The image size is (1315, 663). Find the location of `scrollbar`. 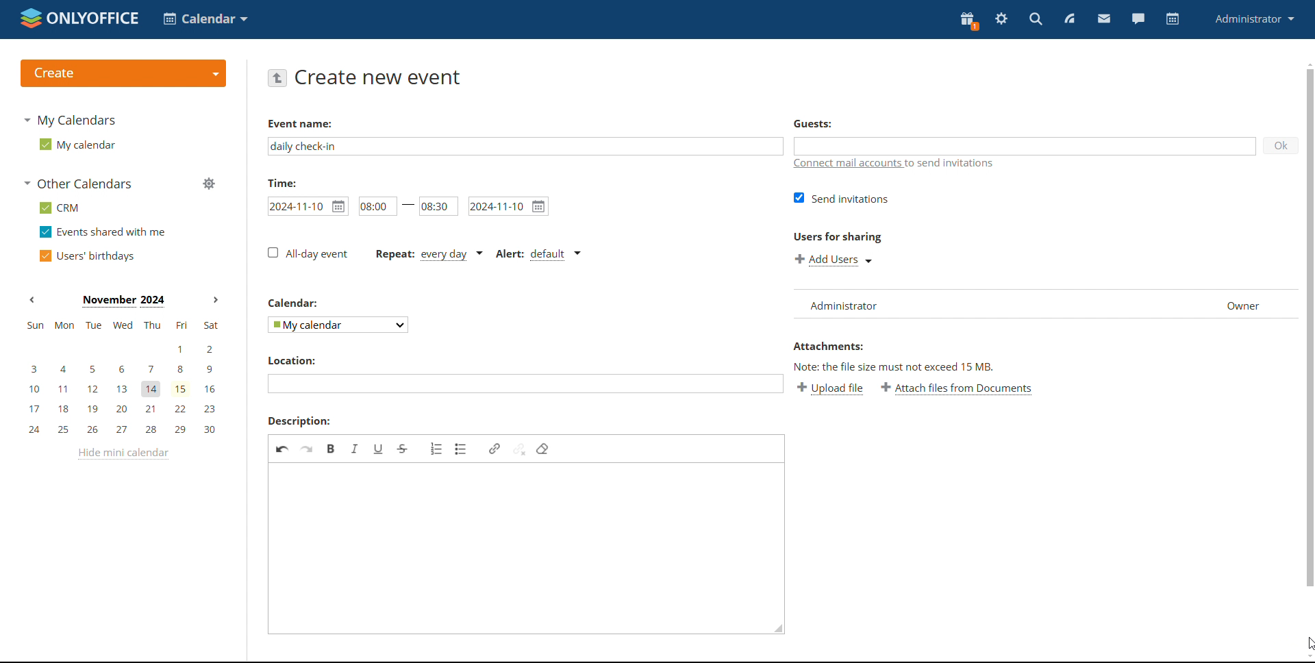

scrollbar is located at coordinates (1307, 334).